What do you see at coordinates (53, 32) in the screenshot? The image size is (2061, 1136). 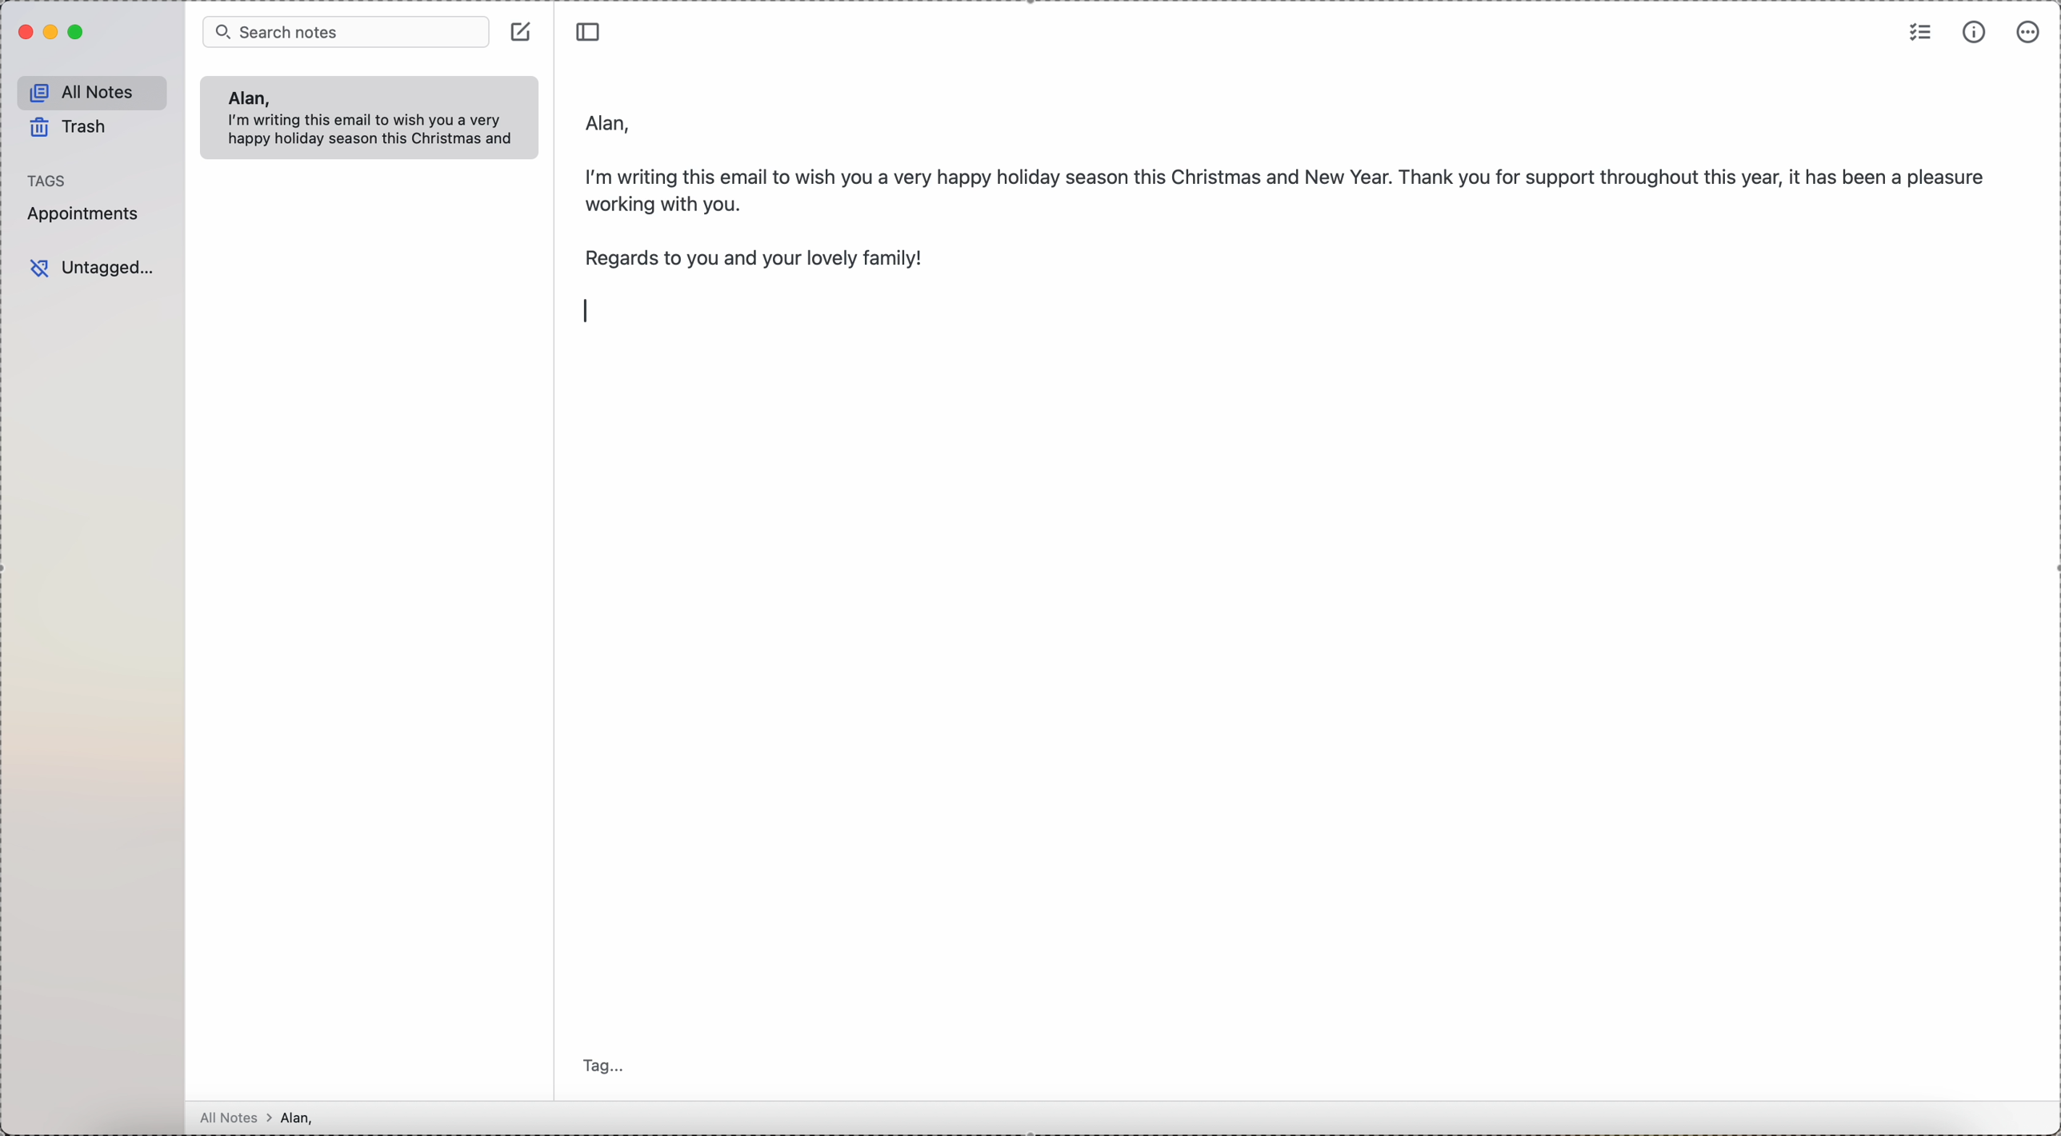 I see `minimize Simplenote` at bounding box center [53, 32].